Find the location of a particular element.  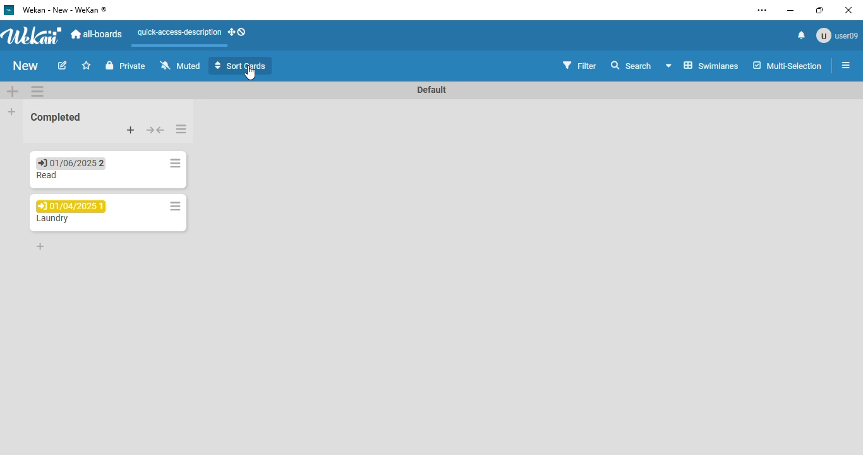

muted is located at coordinates (179, 64).